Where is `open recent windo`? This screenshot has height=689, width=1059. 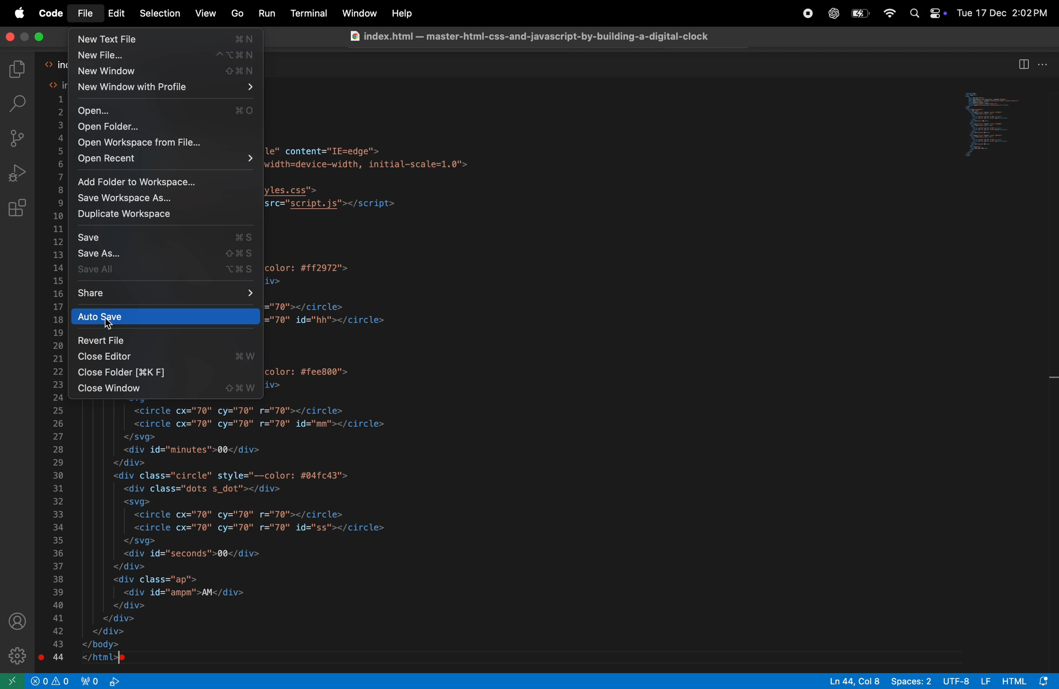 open recent windo is located at coordinates (163, 160).